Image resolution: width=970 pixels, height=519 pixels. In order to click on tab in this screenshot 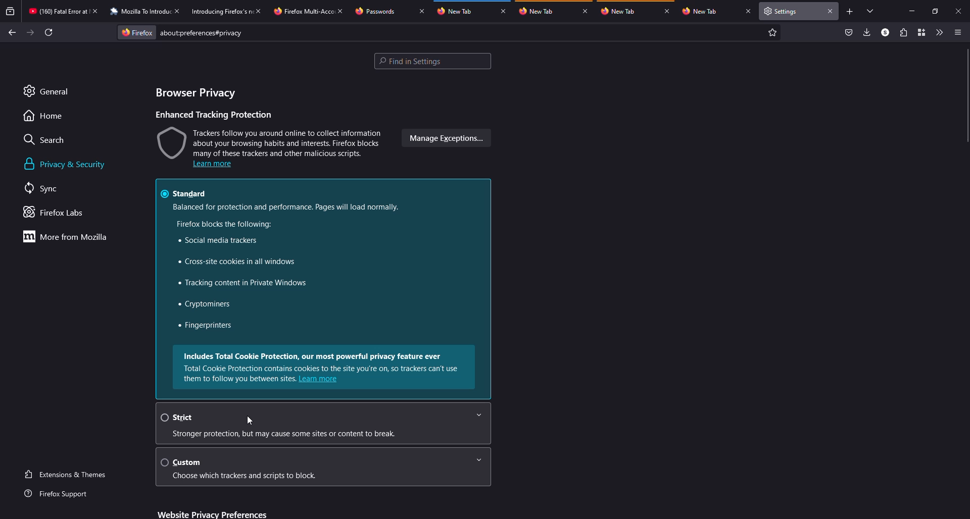, I will do `click(304, 12)`.